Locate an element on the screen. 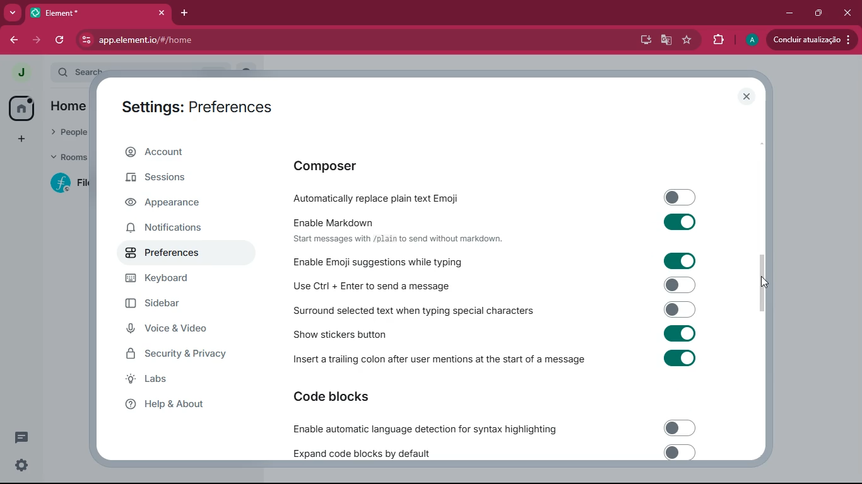 The width and height of the screenshot is (862, 484). Enable automatic language detection for syntax highlighting  is located at coordinates (489, 428).